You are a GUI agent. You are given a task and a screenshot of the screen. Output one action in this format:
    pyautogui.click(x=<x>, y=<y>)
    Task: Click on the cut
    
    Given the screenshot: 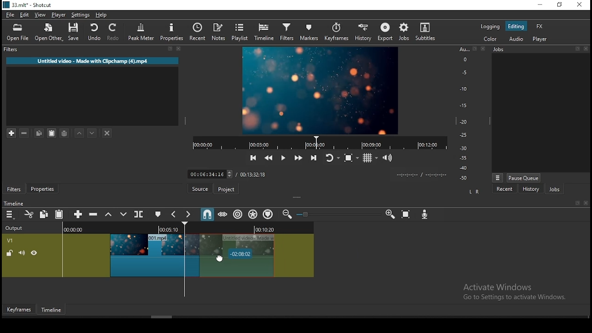 What is the action you would take?
    pyautogui.click(x=29, y=214)
    